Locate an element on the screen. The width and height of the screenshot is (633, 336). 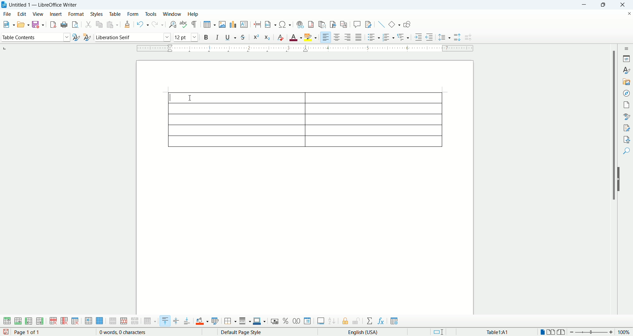
manage changes is located at coordinates (626, 127).